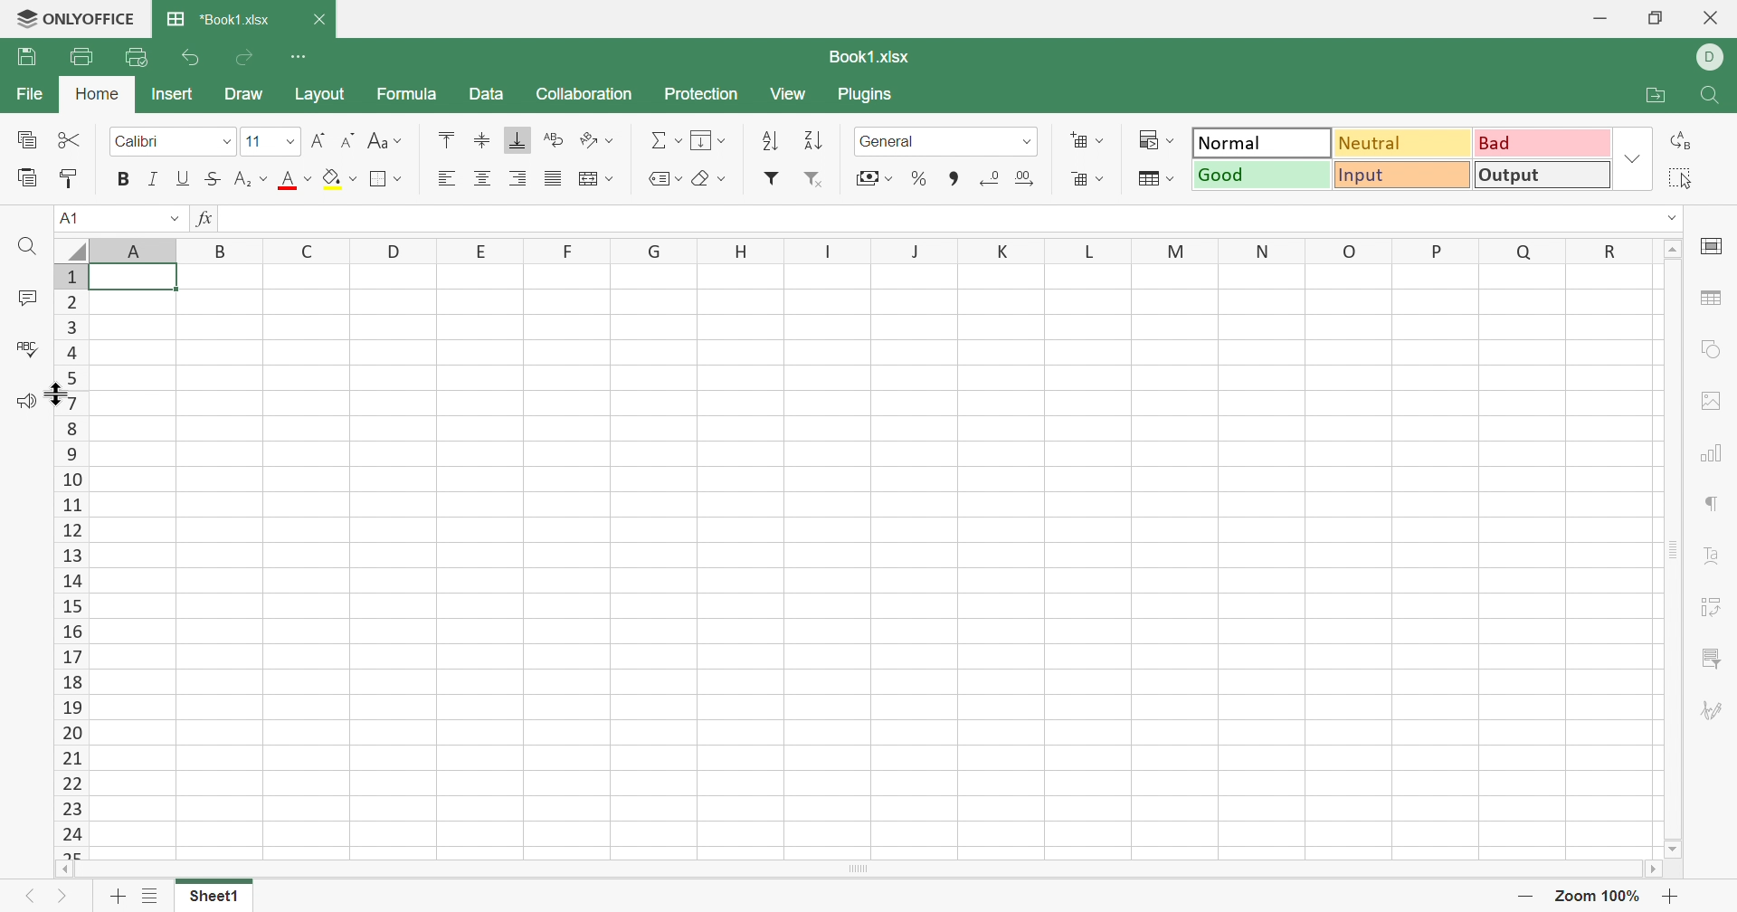  Describe the element at coordinates (816, 139) in the screenshot. I see `Descending order` at that location.